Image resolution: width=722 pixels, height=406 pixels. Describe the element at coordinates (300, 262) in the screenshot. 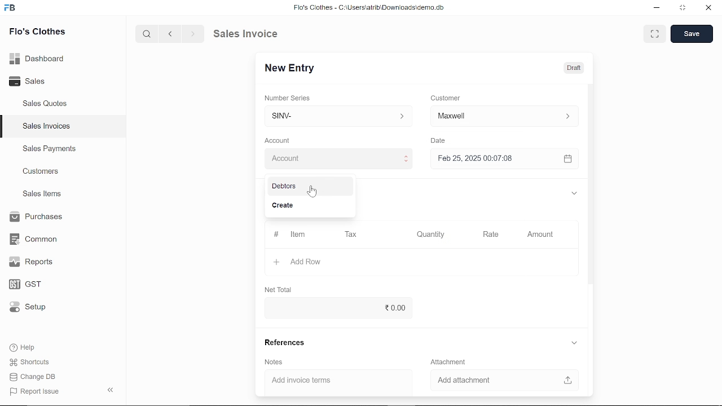

I see `+ Add Row` at that location.